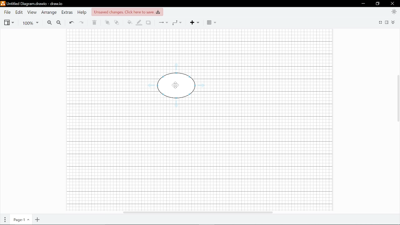  Describe the element at coordinates (71, 23) in the screenshot. I see `Undo` at that location.